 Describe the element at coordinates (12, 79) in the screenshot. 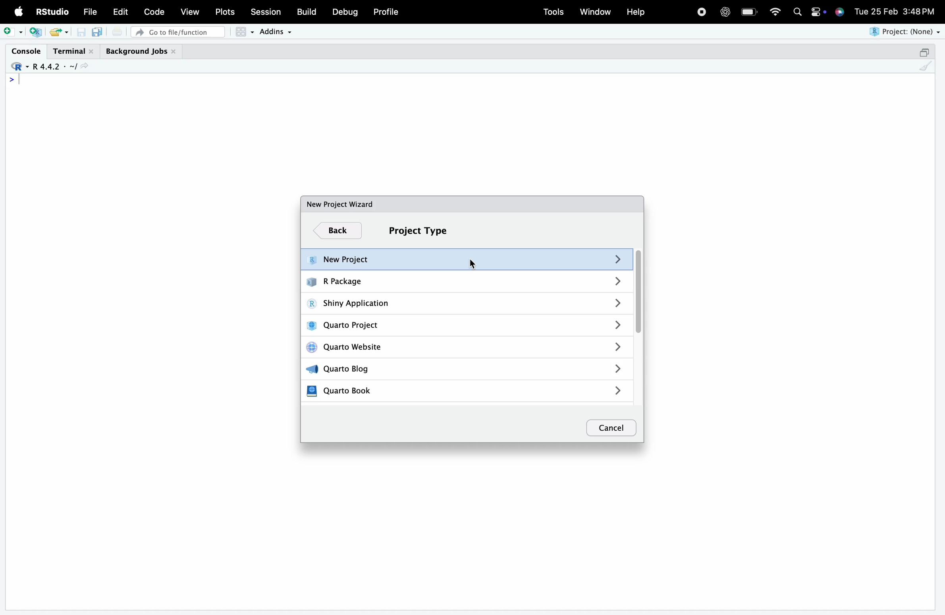

I see `>` at that location.